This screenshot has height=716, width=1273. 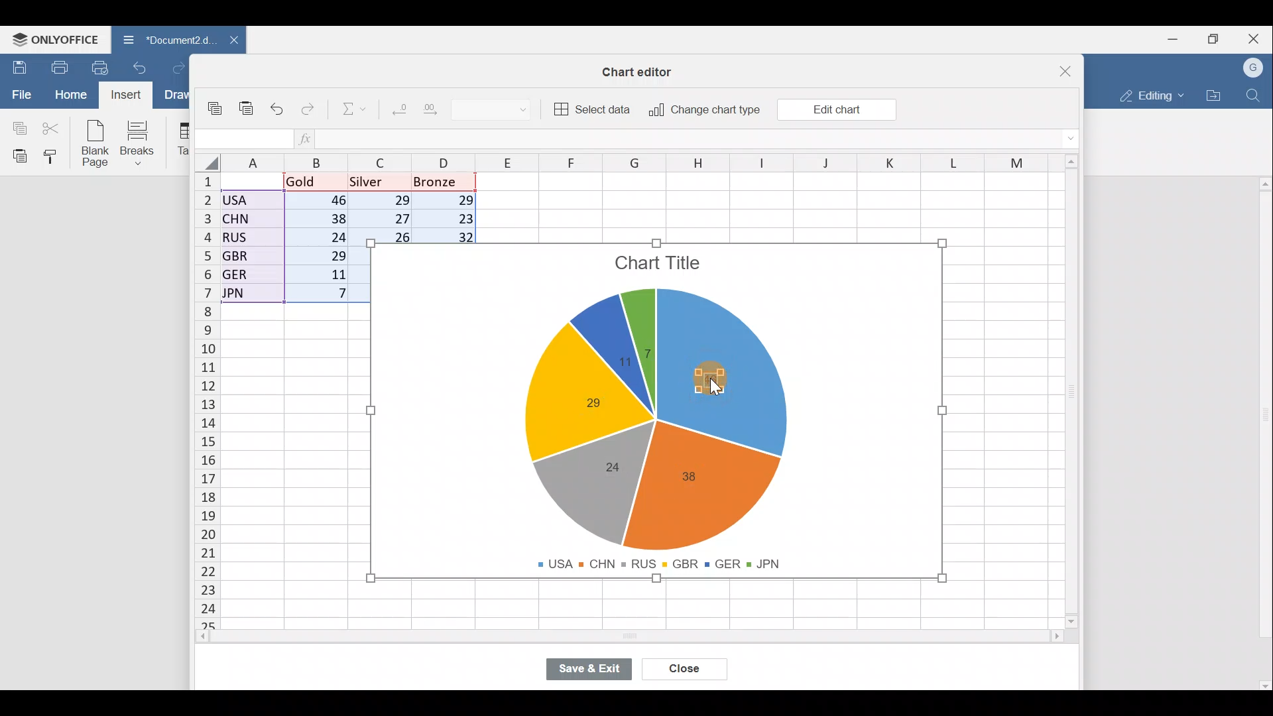 I want to click on Draw, so click(x=180, y=96).